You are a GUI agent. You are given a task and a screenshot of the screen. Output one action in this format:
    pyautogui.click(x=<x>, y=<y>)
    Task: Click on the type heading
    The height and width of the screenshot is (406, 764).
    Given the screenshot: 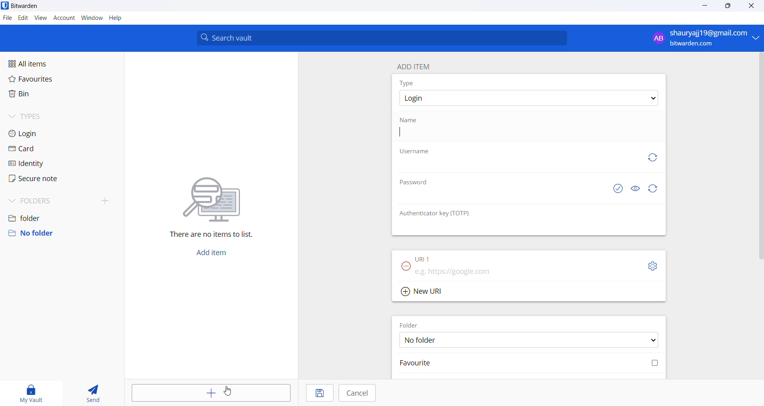 What is the action you would take?
    pyautogui.click(x=407, y=83)
    